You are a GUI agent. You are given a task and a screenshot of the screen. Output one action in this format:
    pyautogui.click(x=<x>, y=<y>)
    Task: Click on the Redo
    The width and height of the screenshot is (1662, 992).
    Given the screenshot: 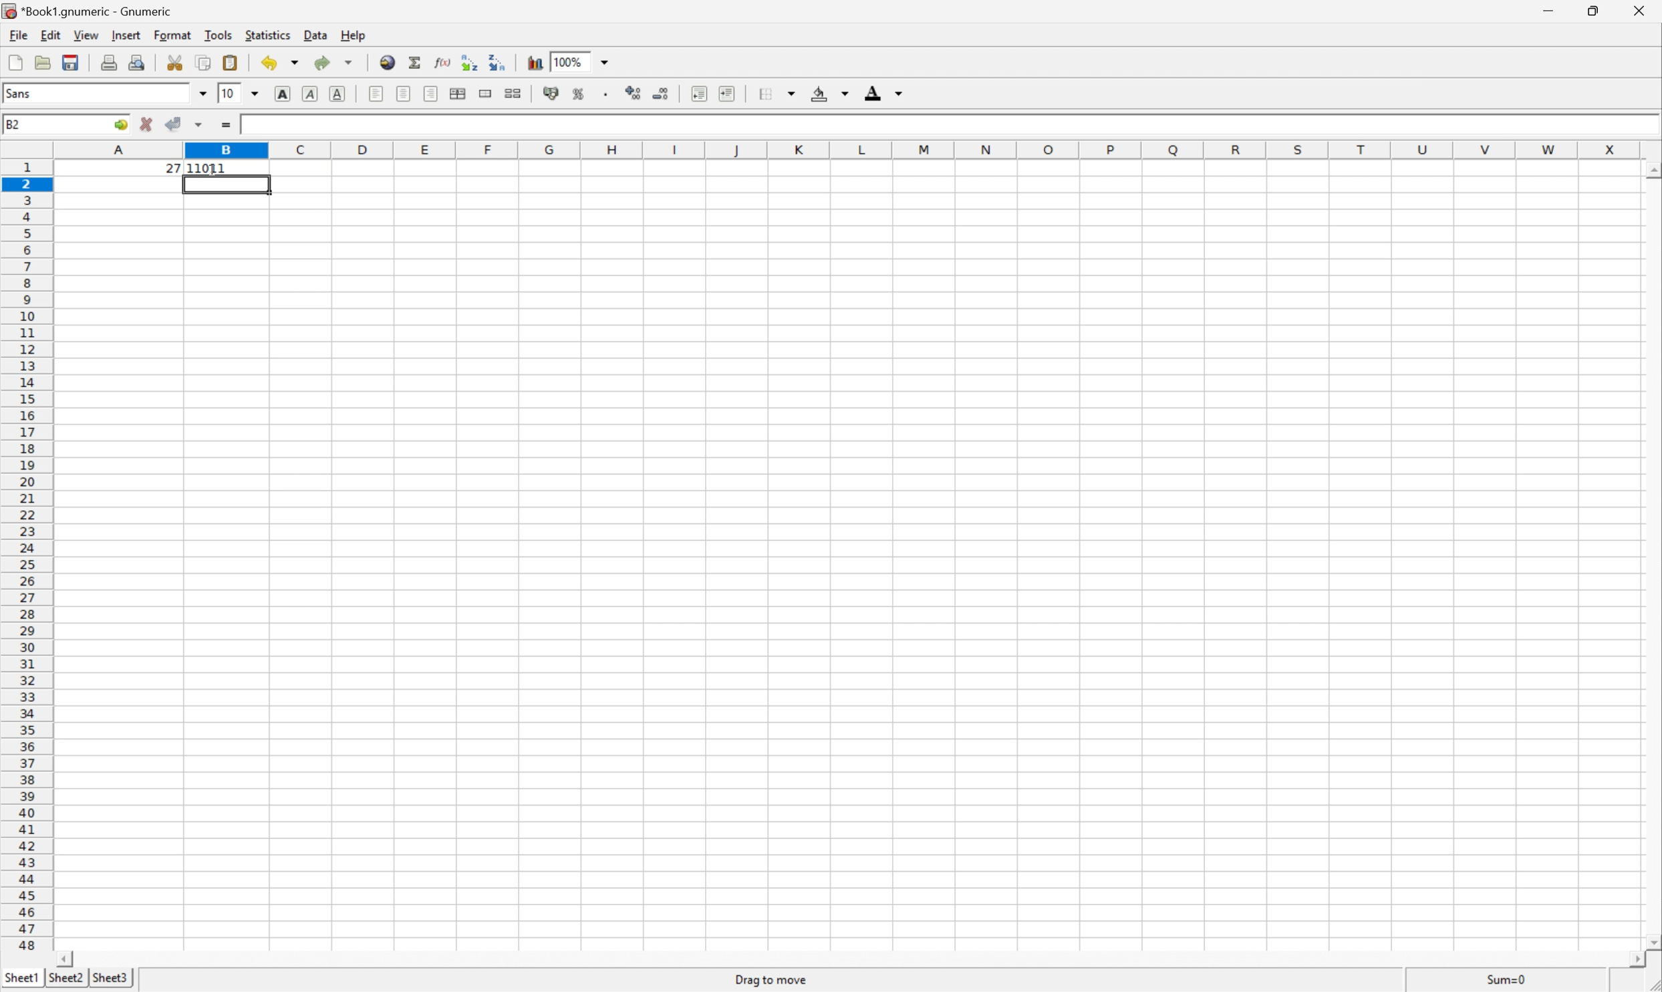 What is the action you would take?
    pyautogui.click(x=331, y=62)
    